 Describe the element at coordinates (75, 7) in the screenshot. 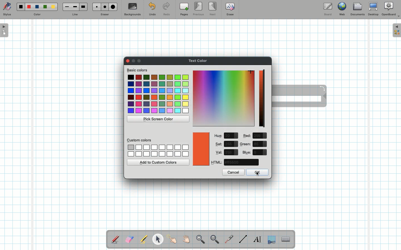

I see `Medium line` at that location.